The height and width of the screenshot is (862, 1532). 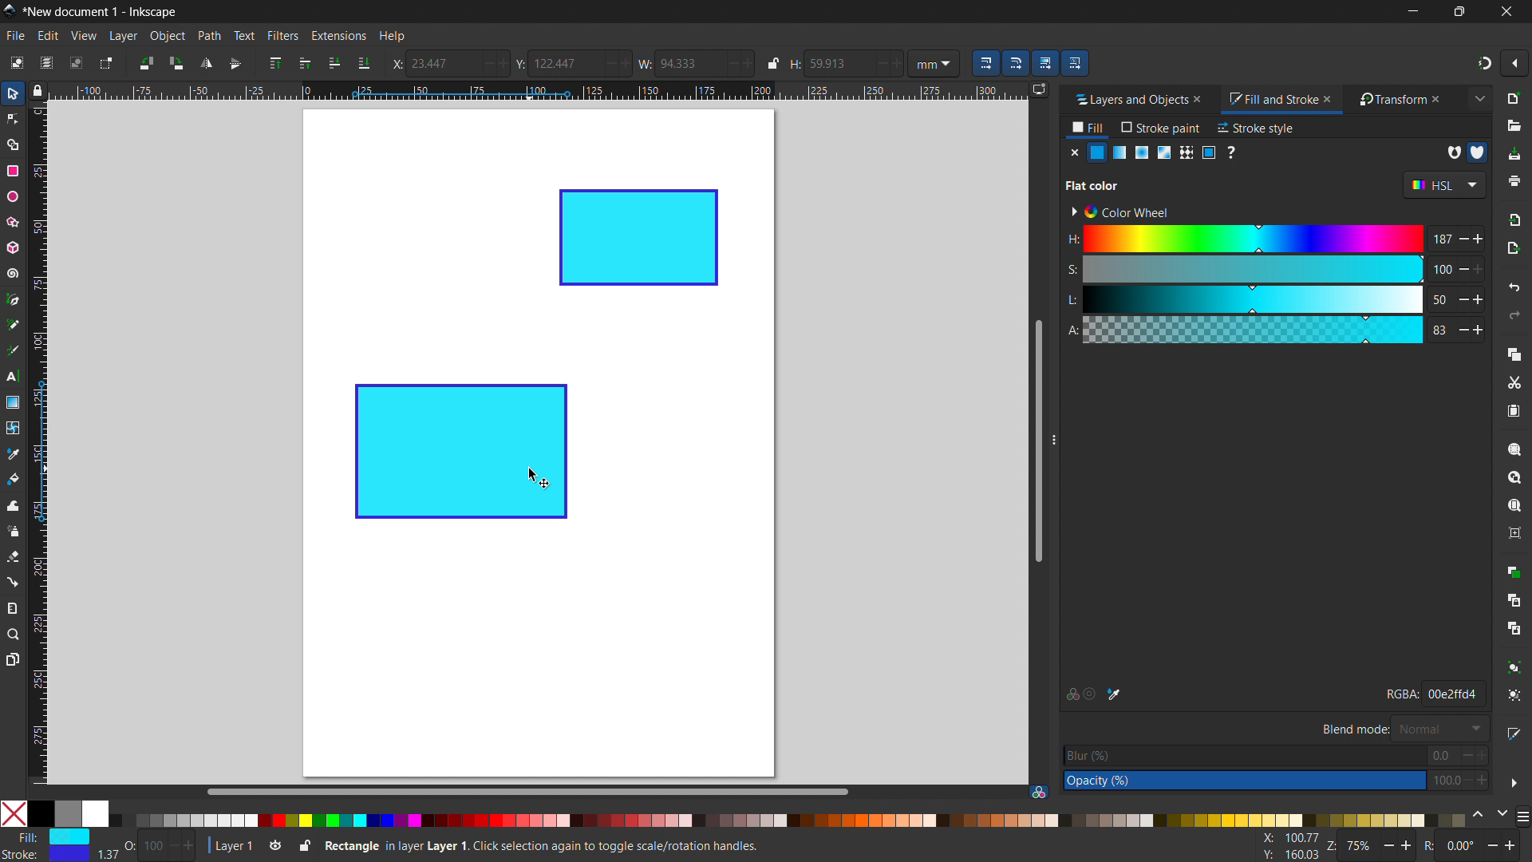 What do you see at coordinates (1513, 571) in the screenshot?
I see `duplicate` at bounding box center [1513, 571].